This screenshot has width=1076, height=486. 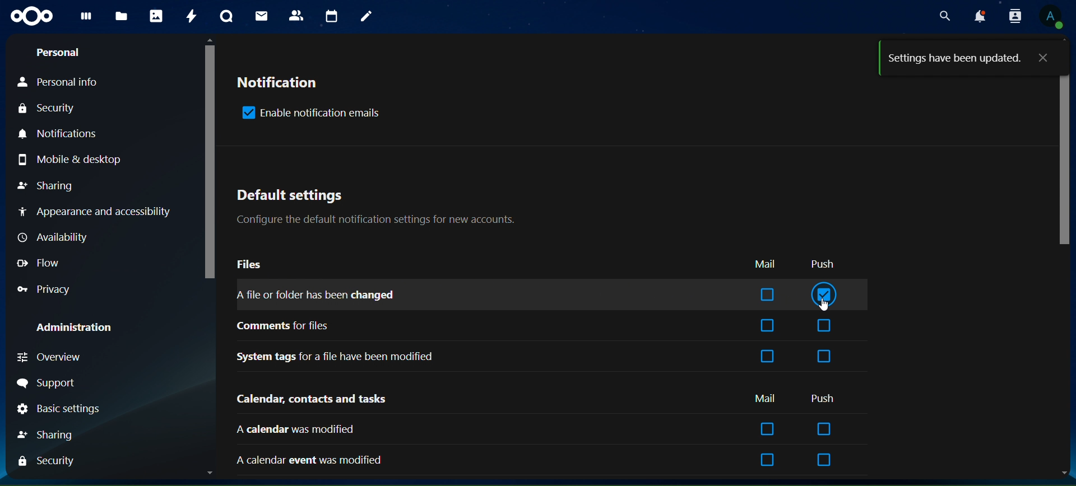 I want to click on settings have been updated, so click(x=956, y=58).